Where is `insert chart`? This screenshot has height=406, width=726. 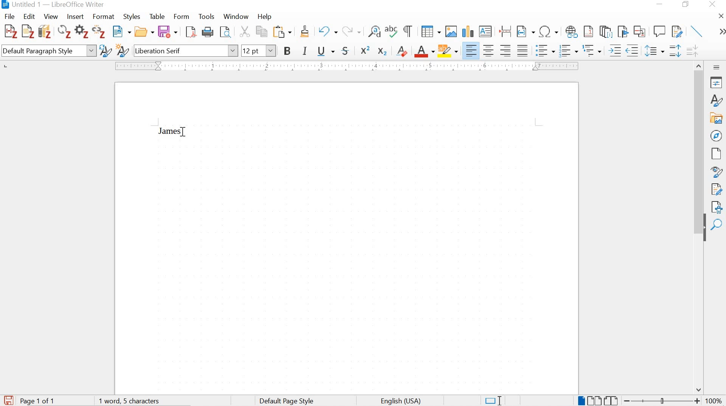
insert chart is located at coordinates (467, 32).